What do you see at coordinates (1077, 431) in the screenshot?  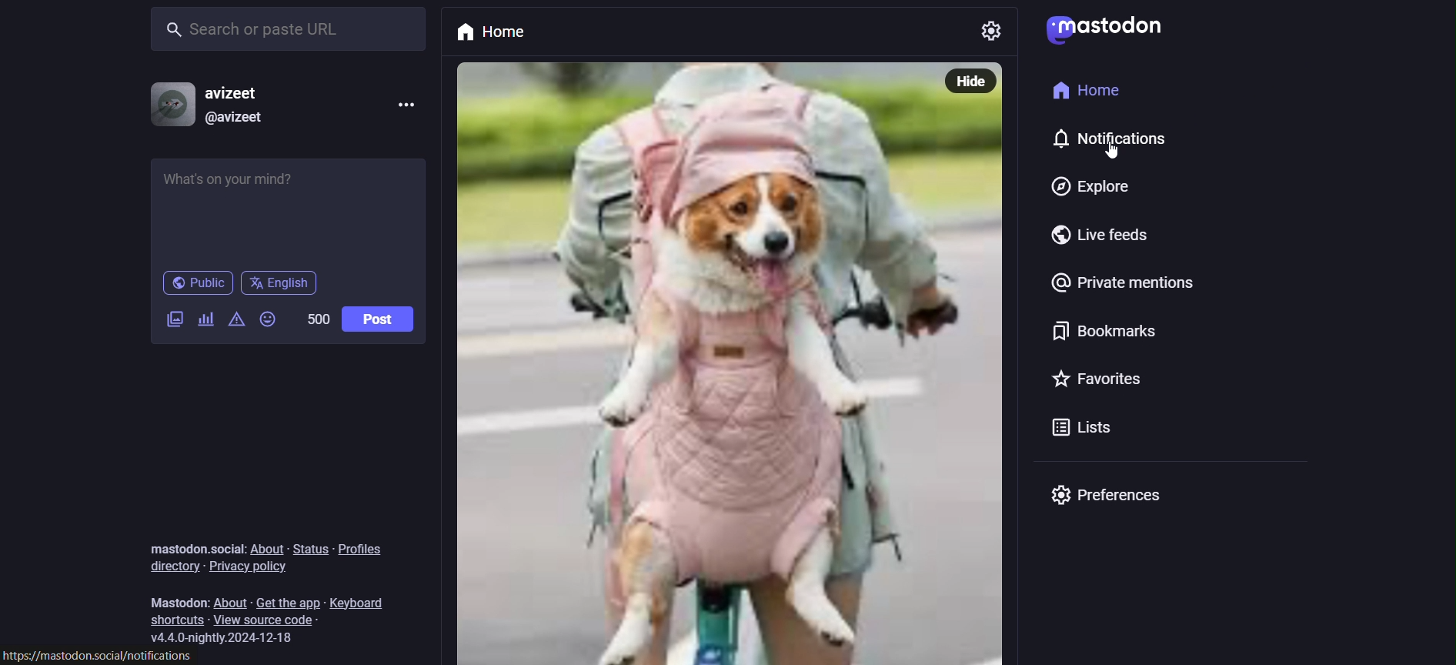 I see `lists` at bounding box center [1077, 431].